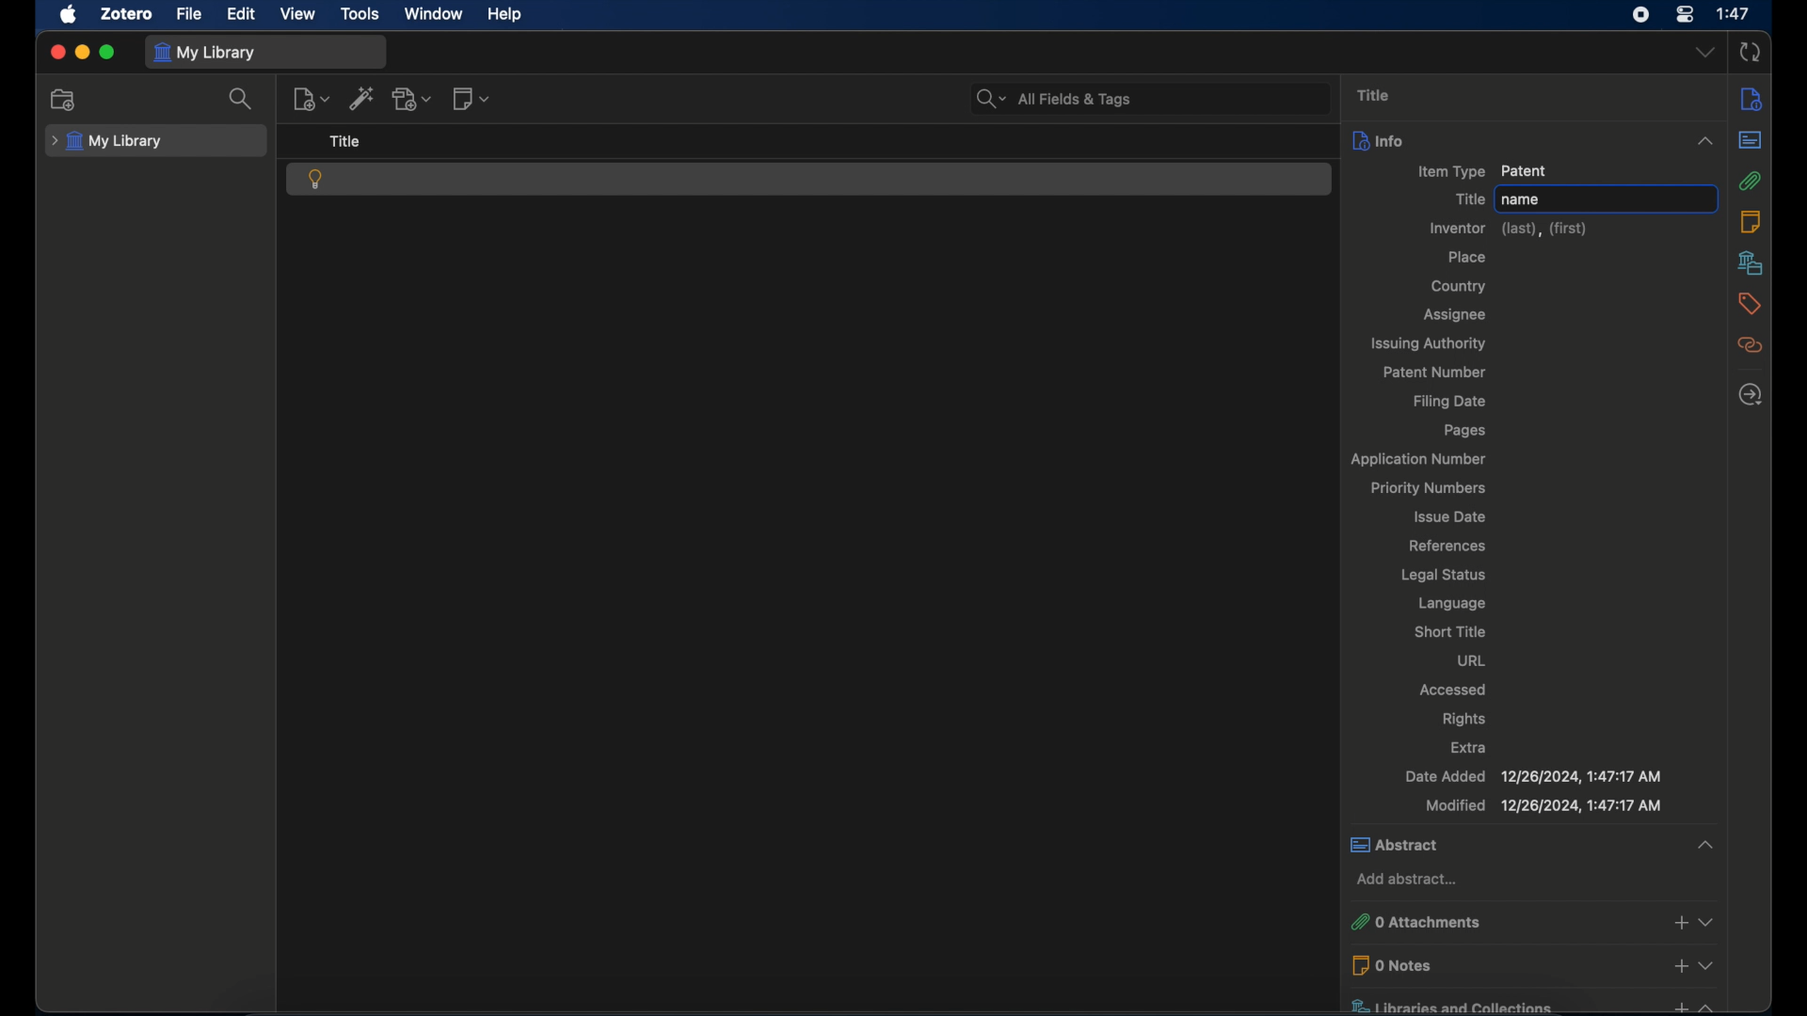  What do you see at coordinates (1751, 54) in the screenshot?
I see `sync` at bounding box center [1751, 54].